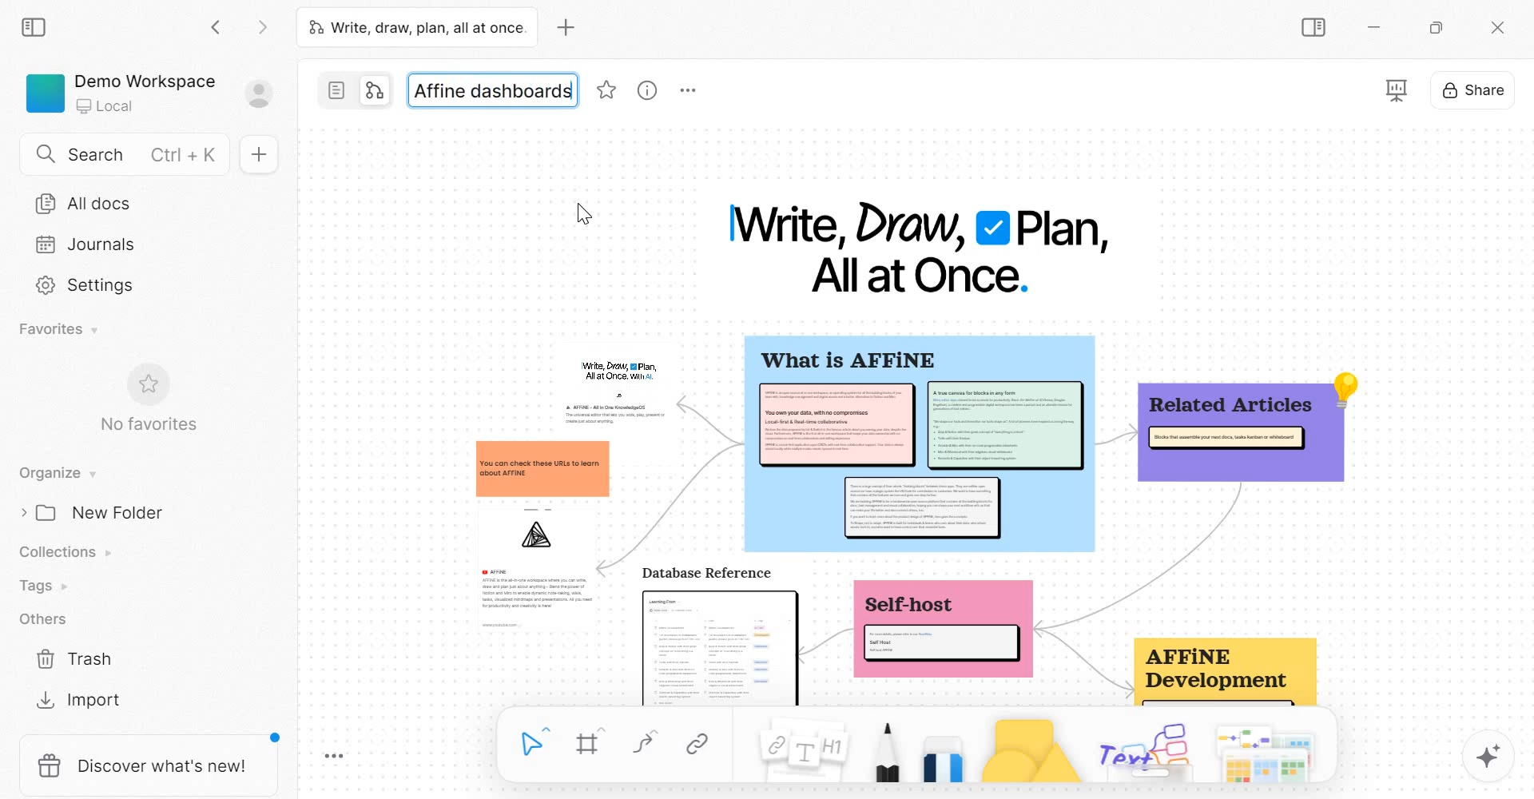 Image resolution: width=1534 pixels, height=799 pixels. I want to click on Go back, so click(220, 30).